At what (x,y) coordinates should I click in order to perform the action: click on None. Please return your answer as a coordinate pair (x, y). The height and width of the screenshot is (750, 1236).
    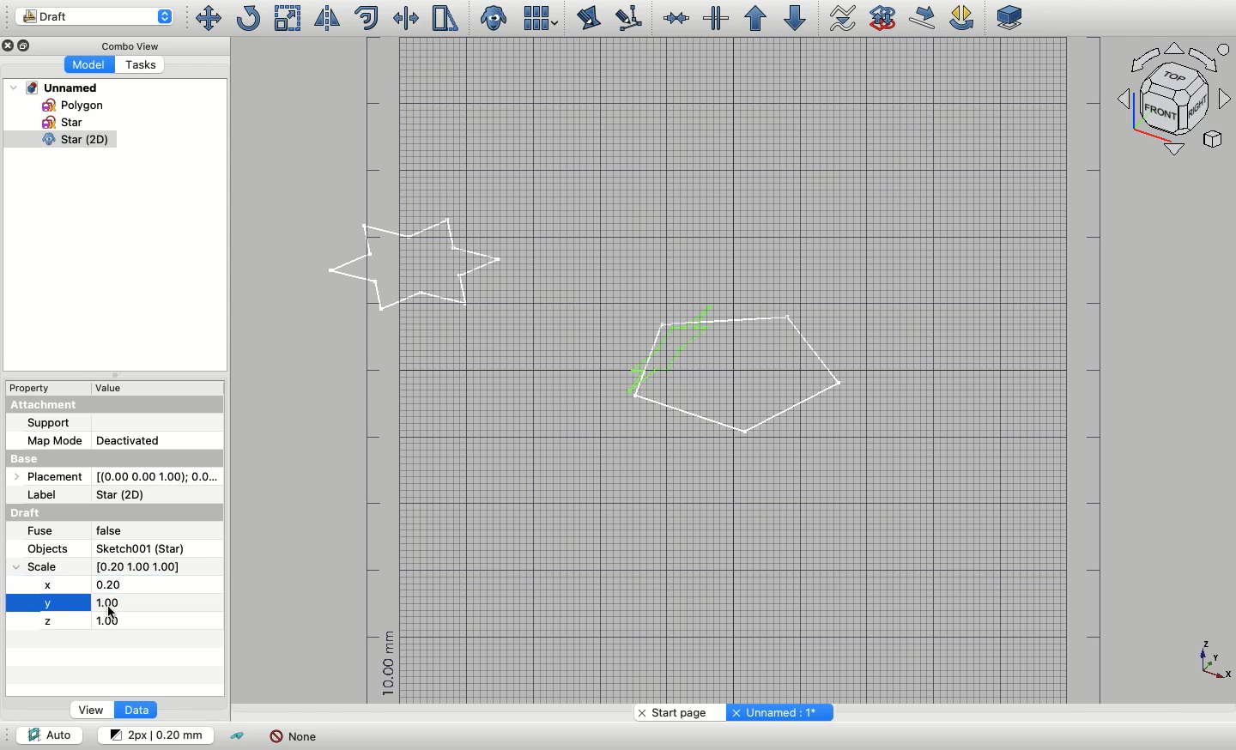
    Looking at the image, I should click on (294, 736).